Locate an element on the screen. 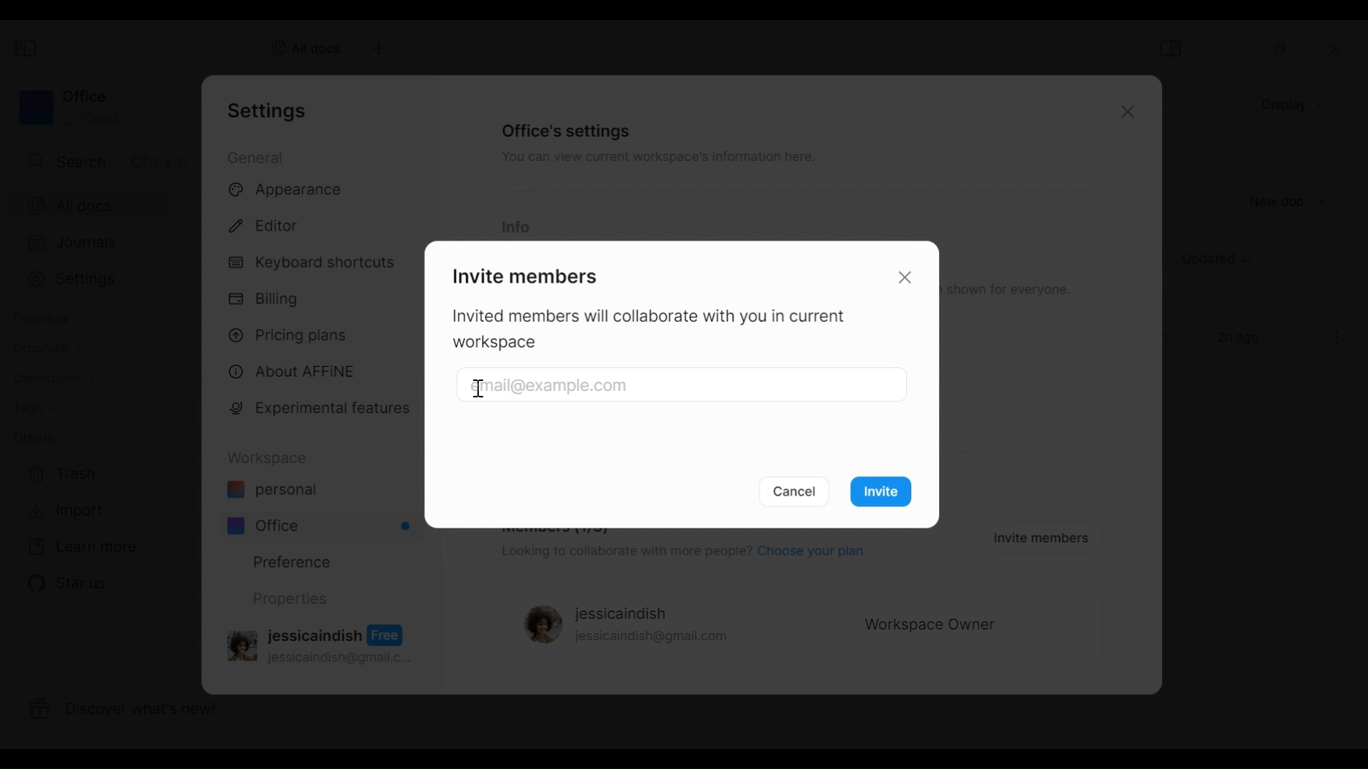  All documents is located at coordinates (100, 204).